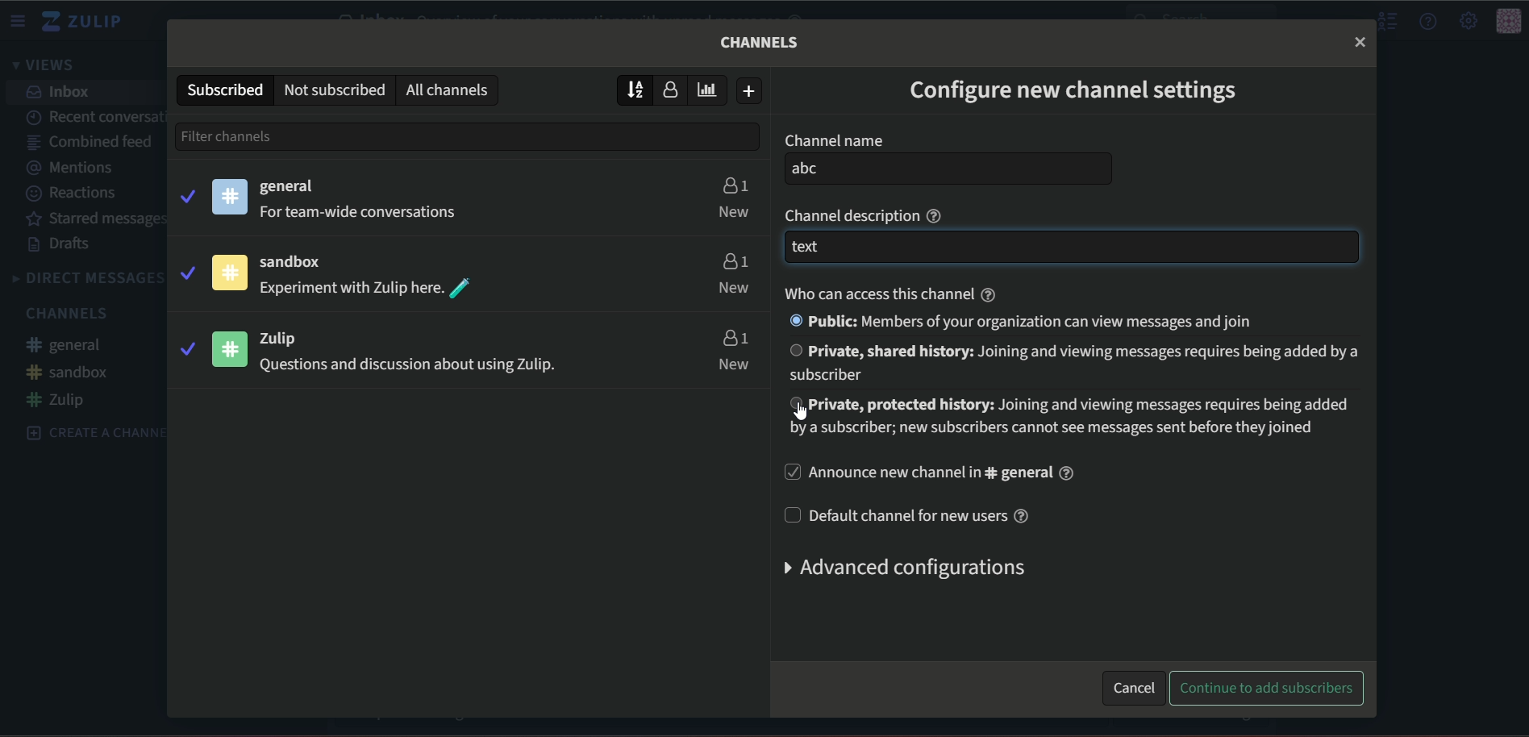 The image size is (1529, 737). Describe the element at coordinates (185, 348) in the screenshot. I see `tick` at that location.